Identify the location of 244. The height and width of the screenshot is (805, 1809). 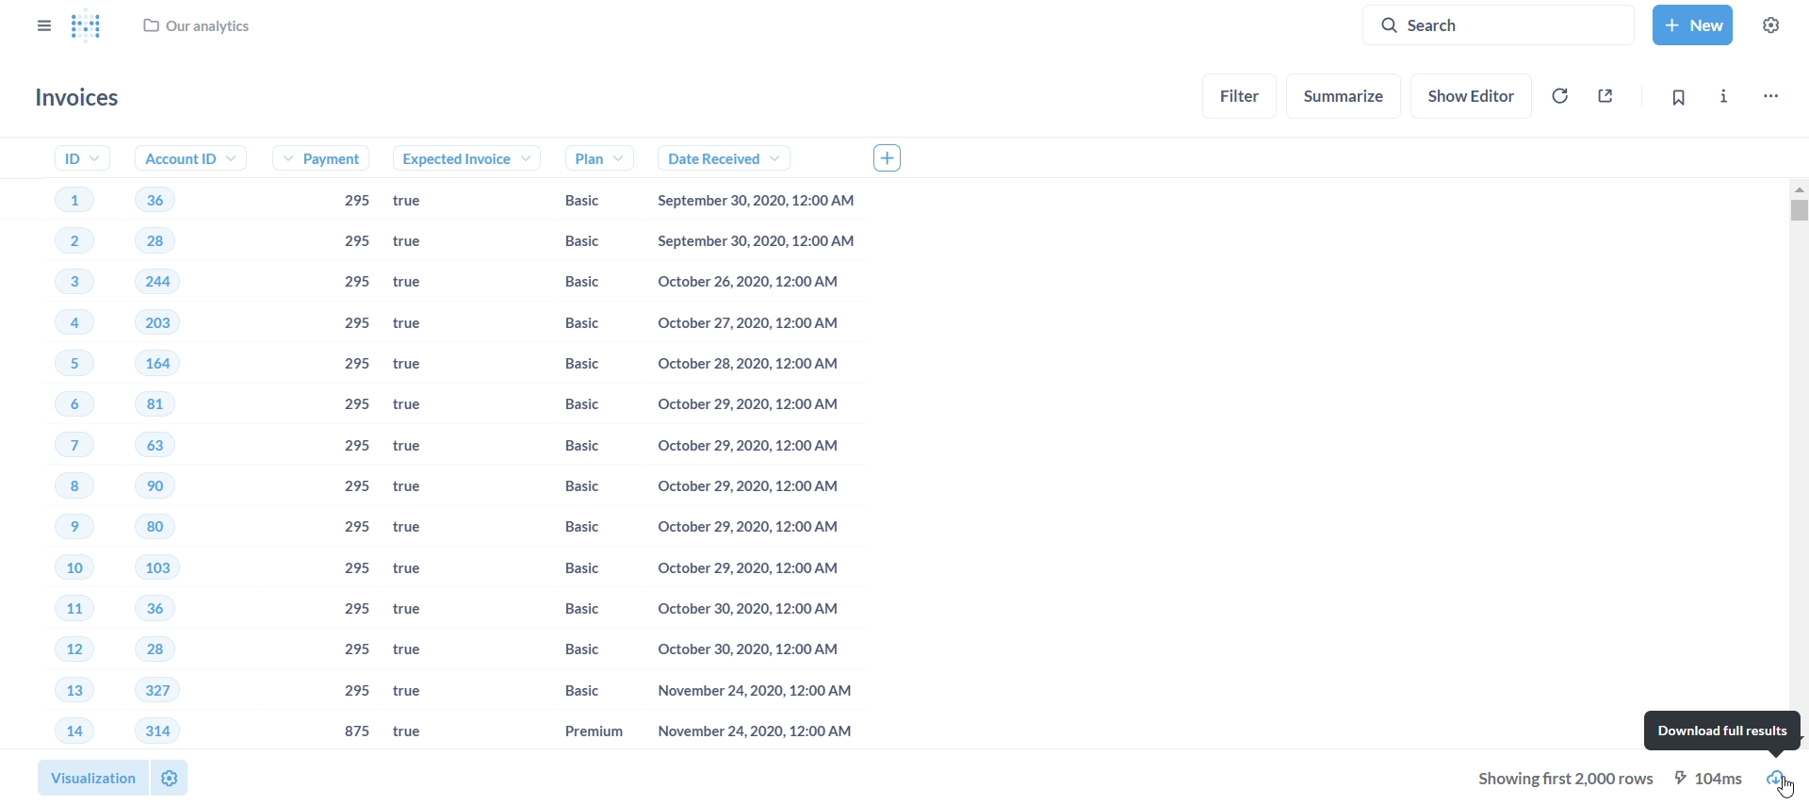
(159, 281).